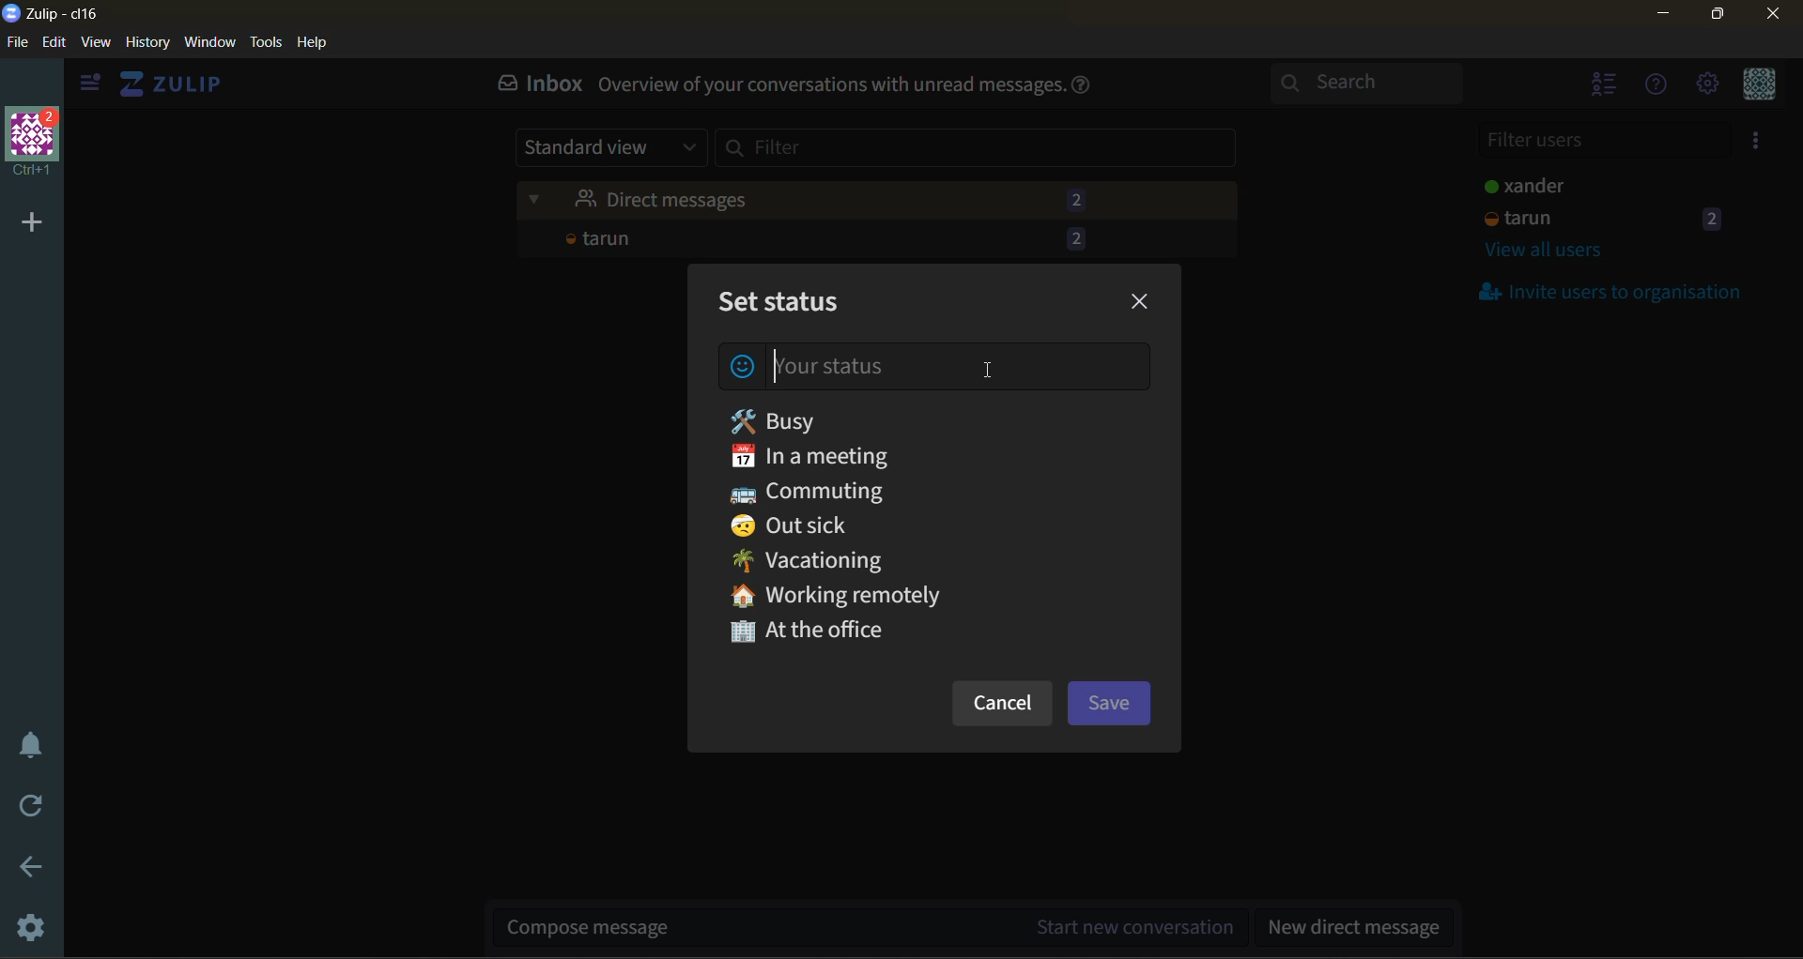  What do you see at coordinates (1355, 925) in the screenshot?
I see `new direct message` at bounding box center [1355, 925].